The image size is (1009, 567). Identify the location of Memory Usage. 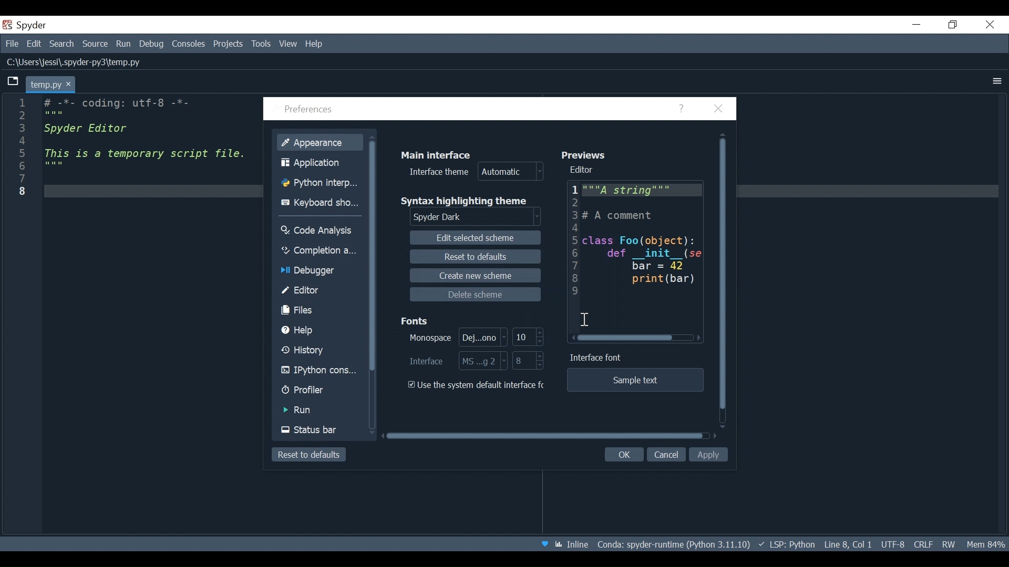
(984, 543).